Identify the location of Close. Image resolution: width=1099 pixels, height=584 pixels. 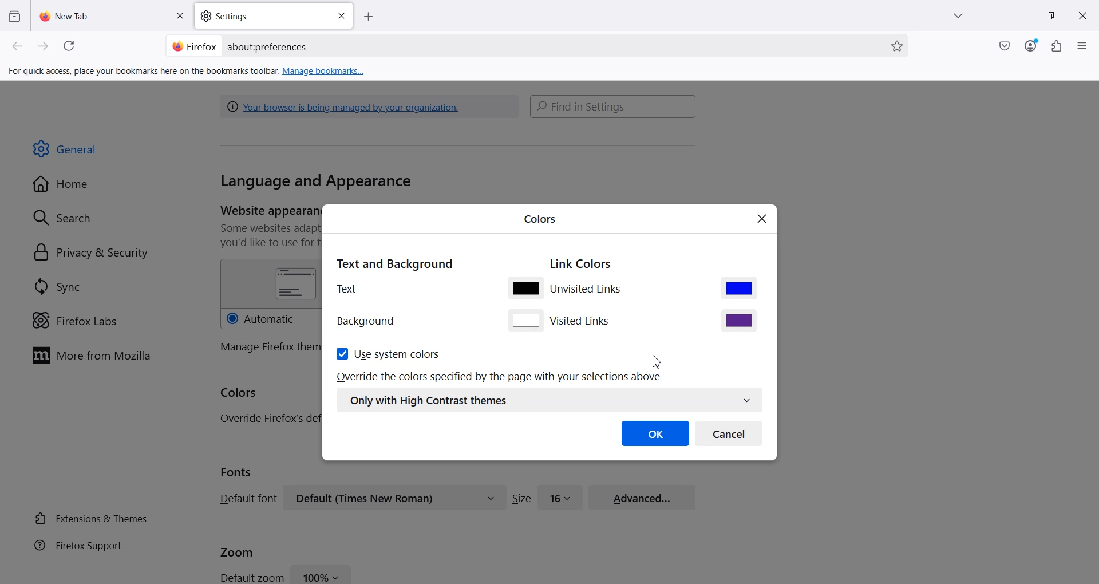
(179, 17).